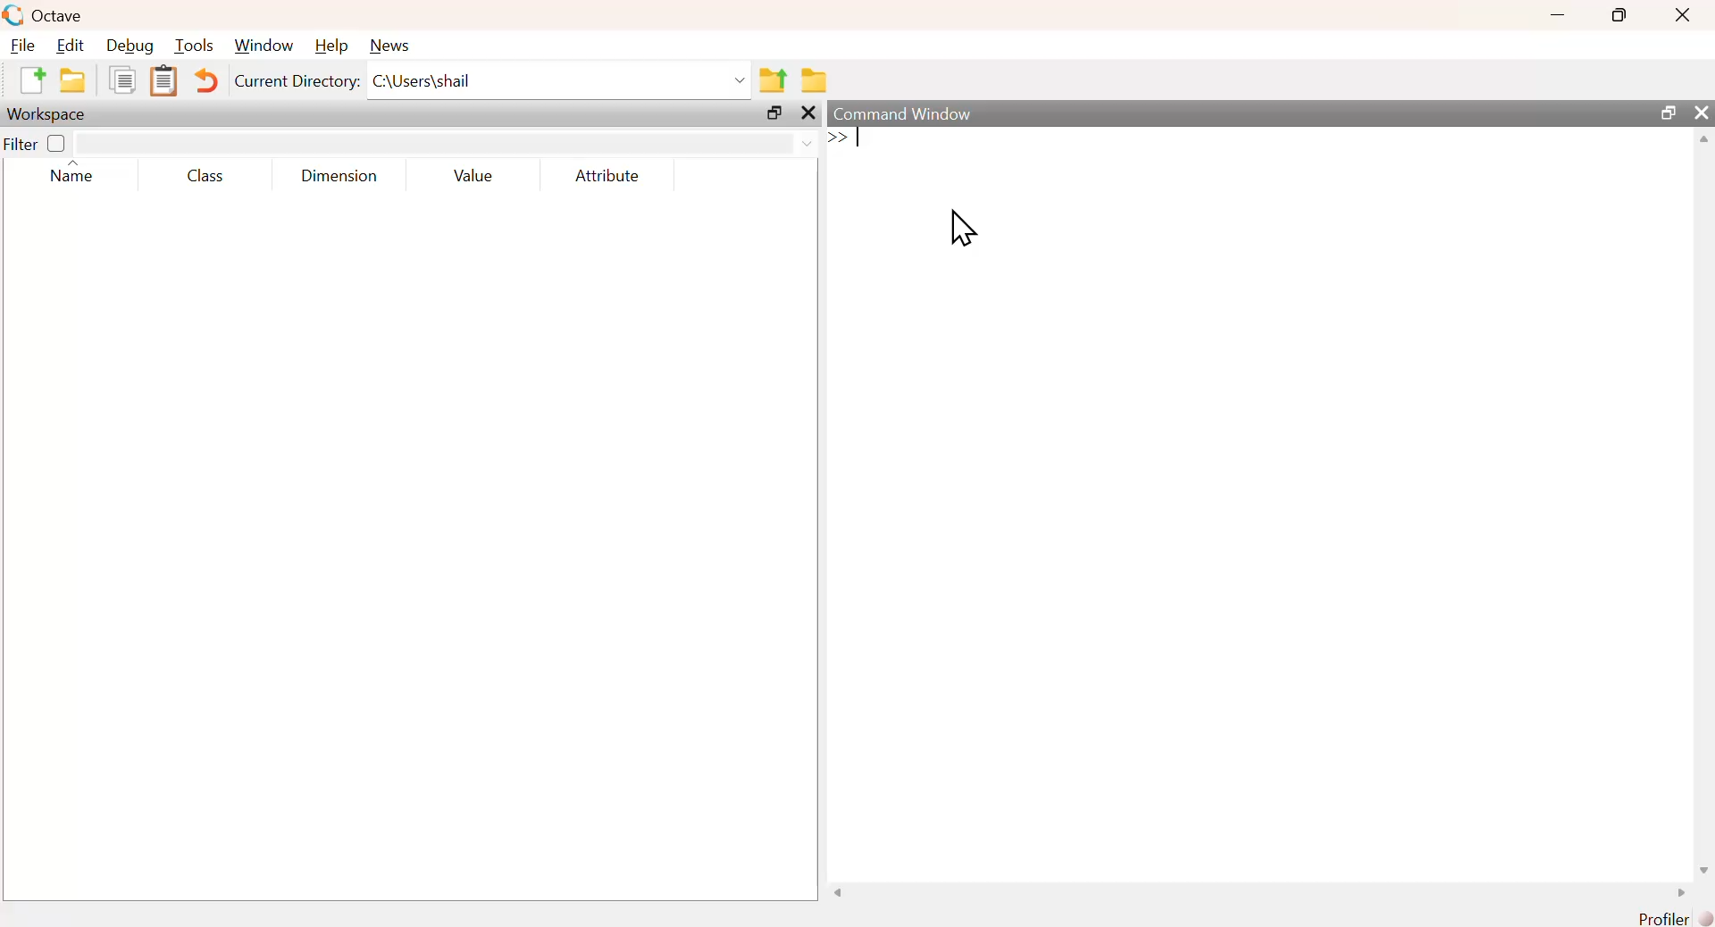 The image size is (1715, 927). I want to click on maximize, so click(775, 113).